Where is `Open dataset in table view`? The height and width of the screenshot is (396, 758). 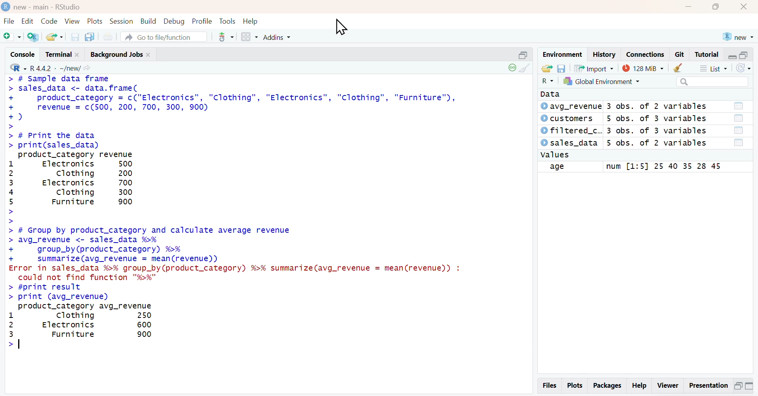
Open dataset in table view is located at coordinates (738, 125).